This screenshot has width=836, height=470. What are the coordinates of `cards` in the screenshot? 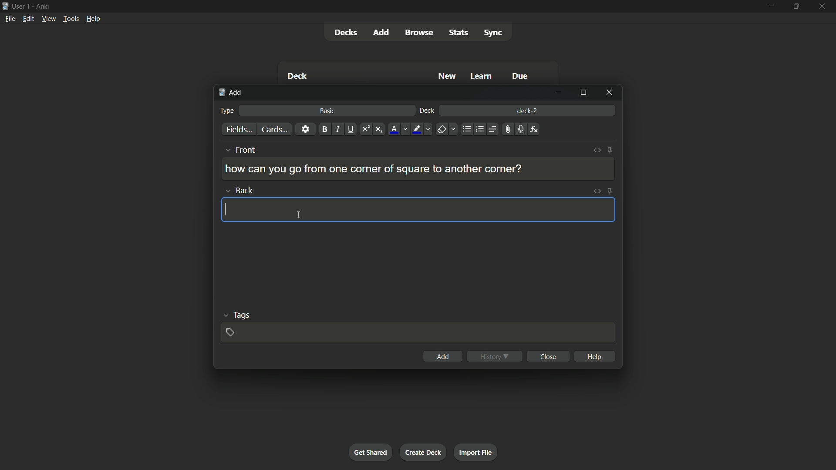 It's located at (275, 129).